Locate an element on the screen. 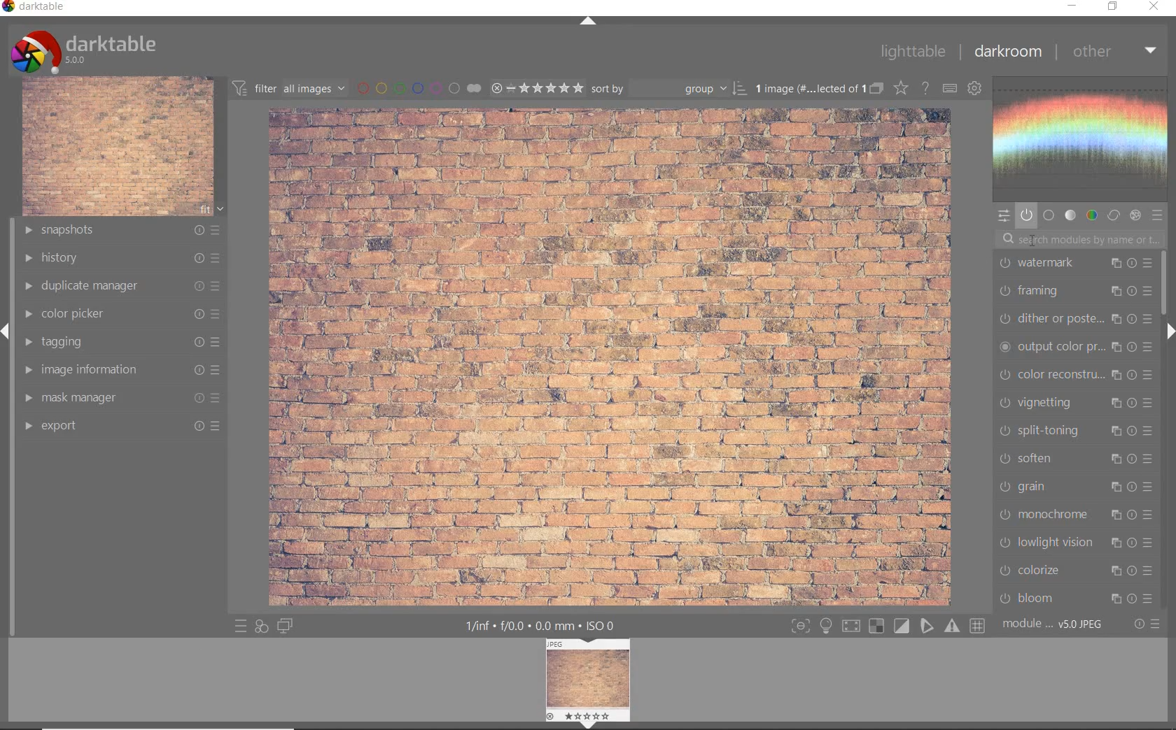  scrollbar is located at coordinates (1167, 285).